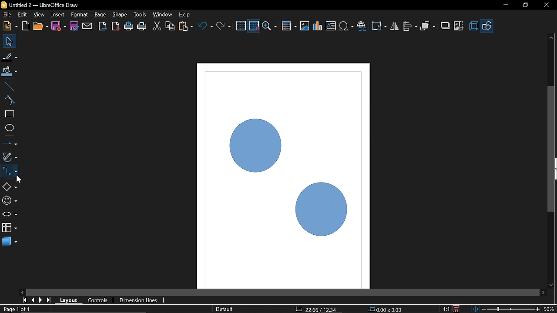 The image size is (557, 313). Describe the element at coordinates (10, 157) in the screenshot. I see `Curves and polygons` at that location.